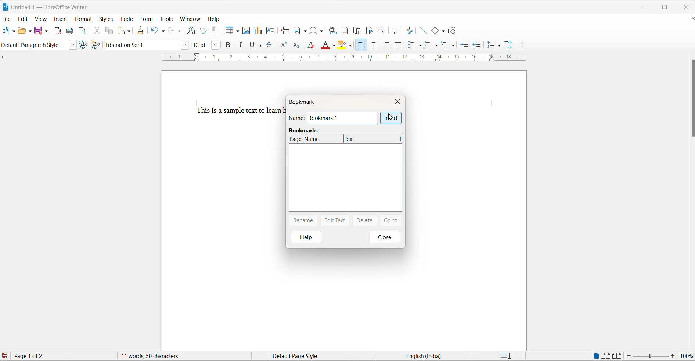  Describe the element at coordinates (511, 46) in the screenshot. I see `increase paragraph space` at that location.